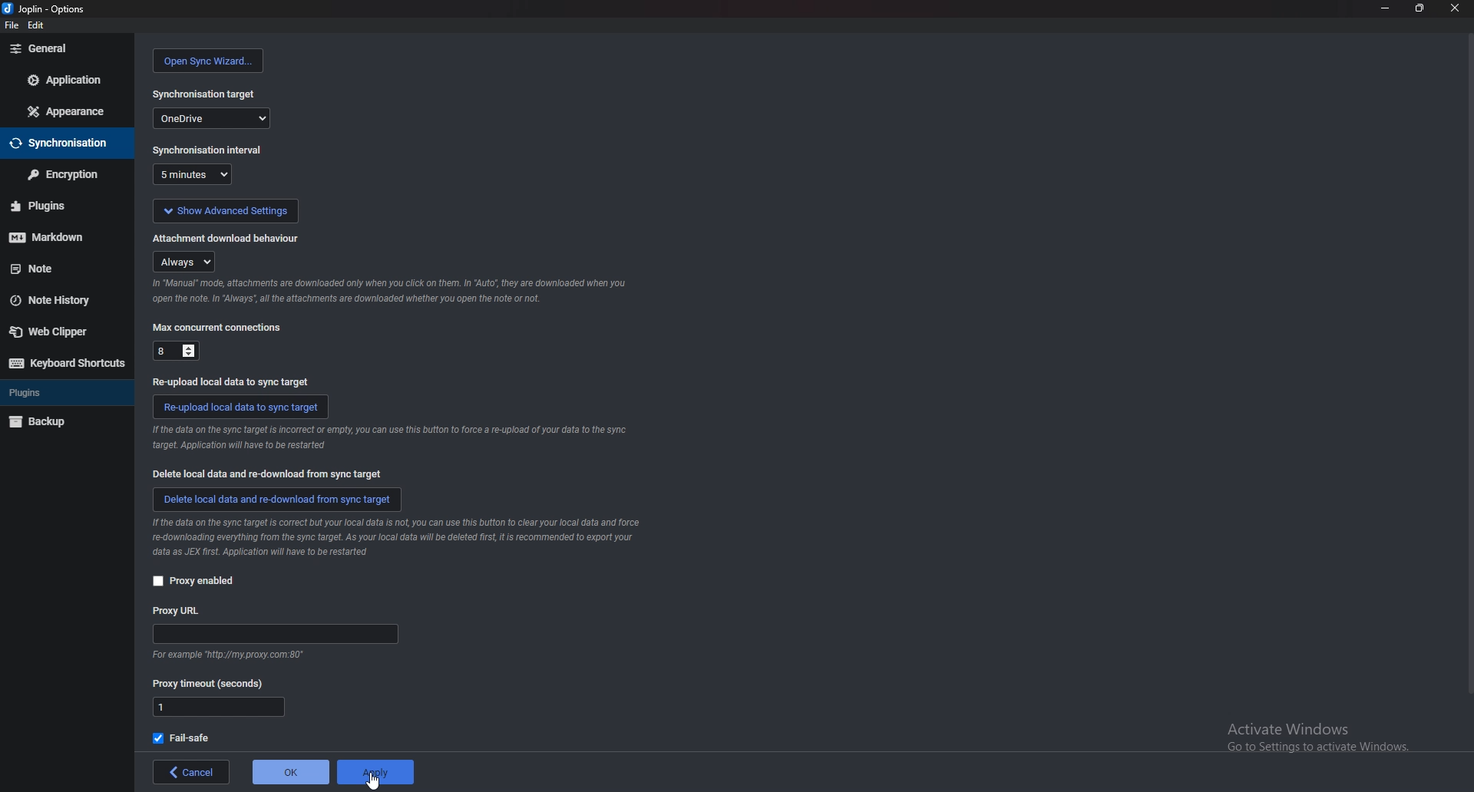 The height and width of the screenshot is (792, 1474). Describe the element at coordinates (233, 239) in the screenshot. I see `attachment download behaviour` at that location.